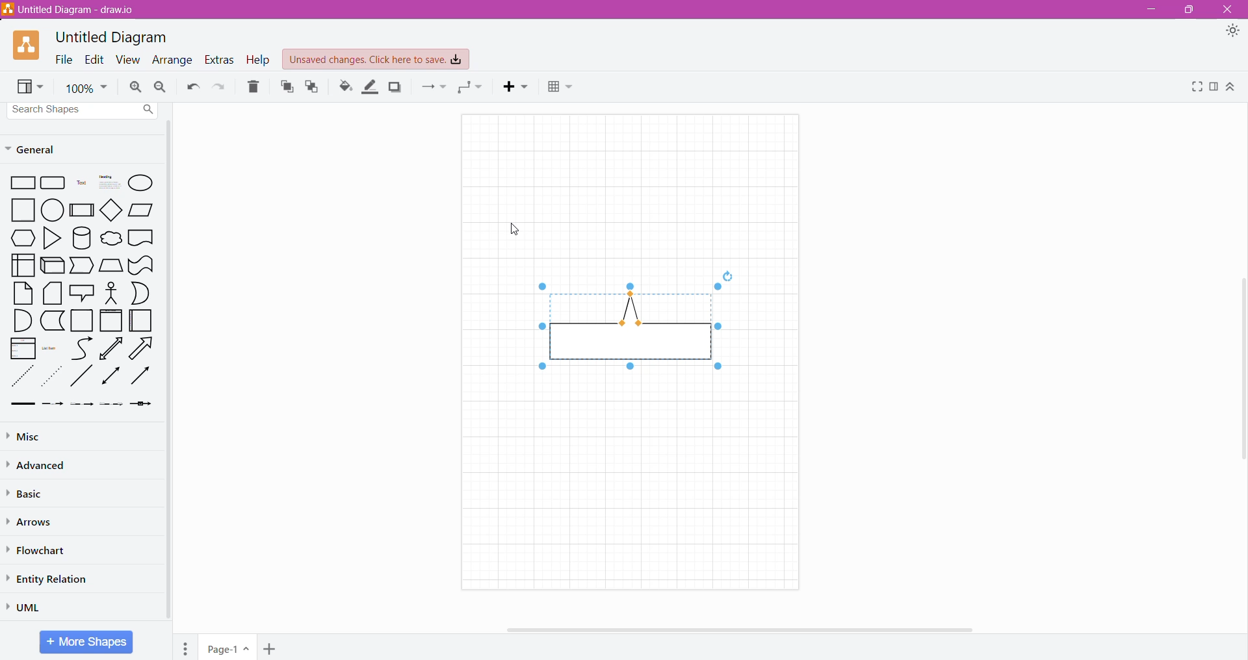  What do you see at coordinates (107, 183) in the screenshot?
I see `Heading` at bounding box center [107, 183].